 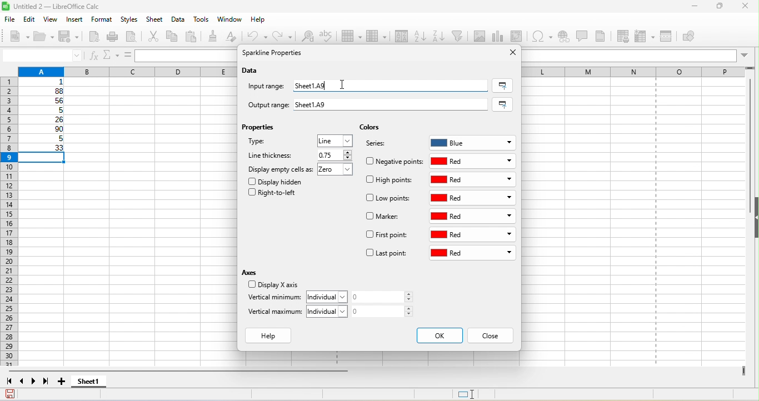 What do you see at coordinates (502, 86) in the screenshot?
I see `selected range` at bounding box center [502, 86].